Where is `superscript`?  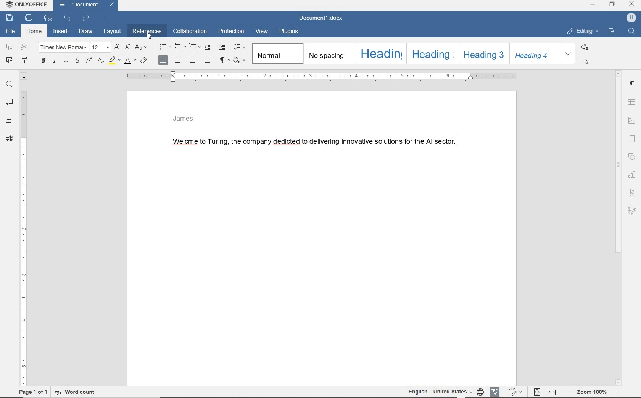 superscript is located at coordinates (89, 60).